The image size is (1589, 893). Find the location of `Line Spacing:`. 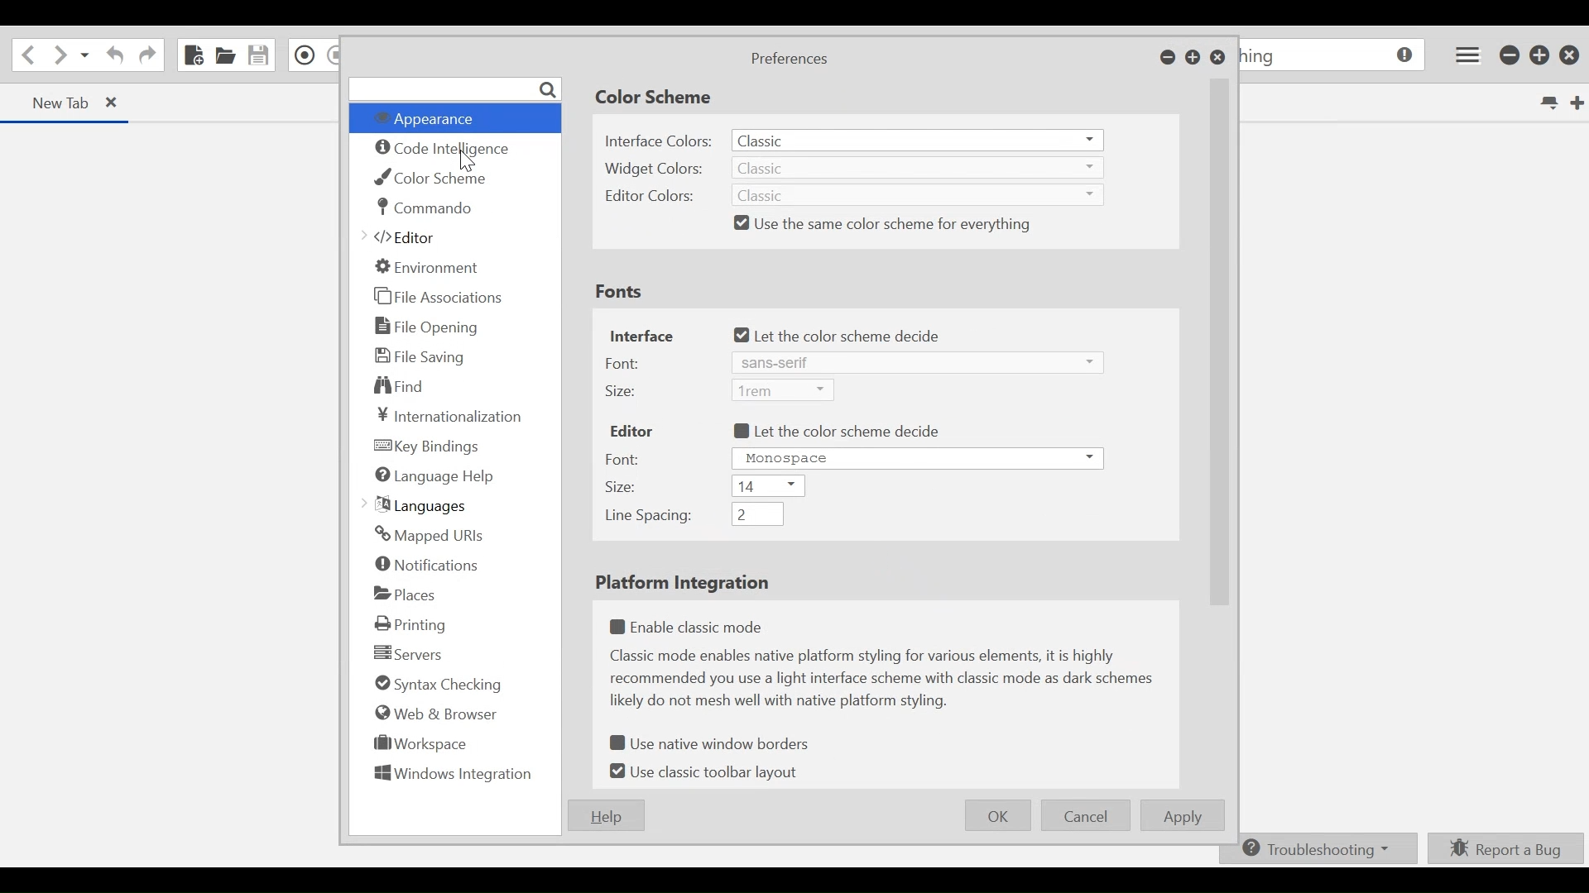

Line Spacing: is located at coordinates (644, 517).